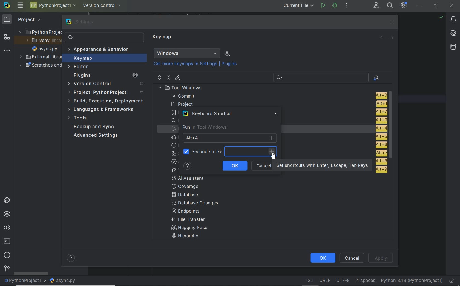 The width and height of the screenshot is (460, 286). Describe the element at coordinates (97, 136) in the screenshot. I see `Advanced Settings` at that location.